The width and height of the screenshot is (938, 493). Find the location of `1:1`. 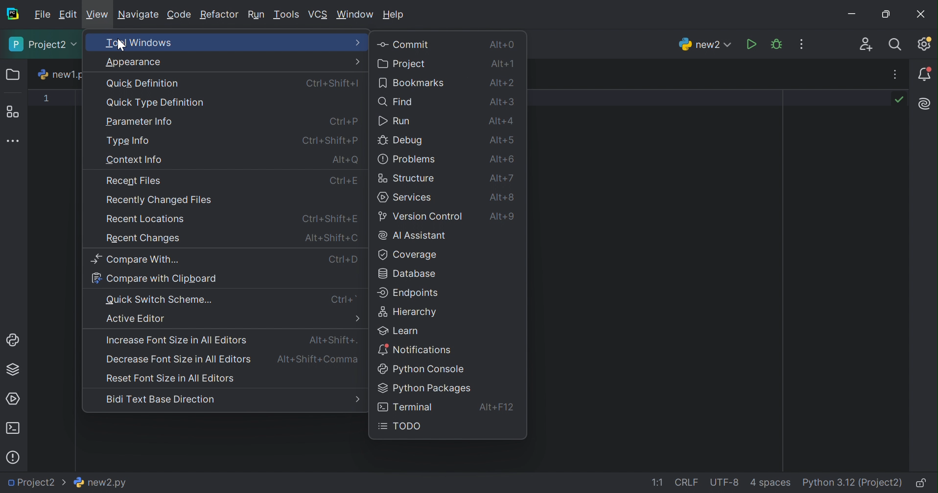

1:1 is located at coordinates (658, 483).